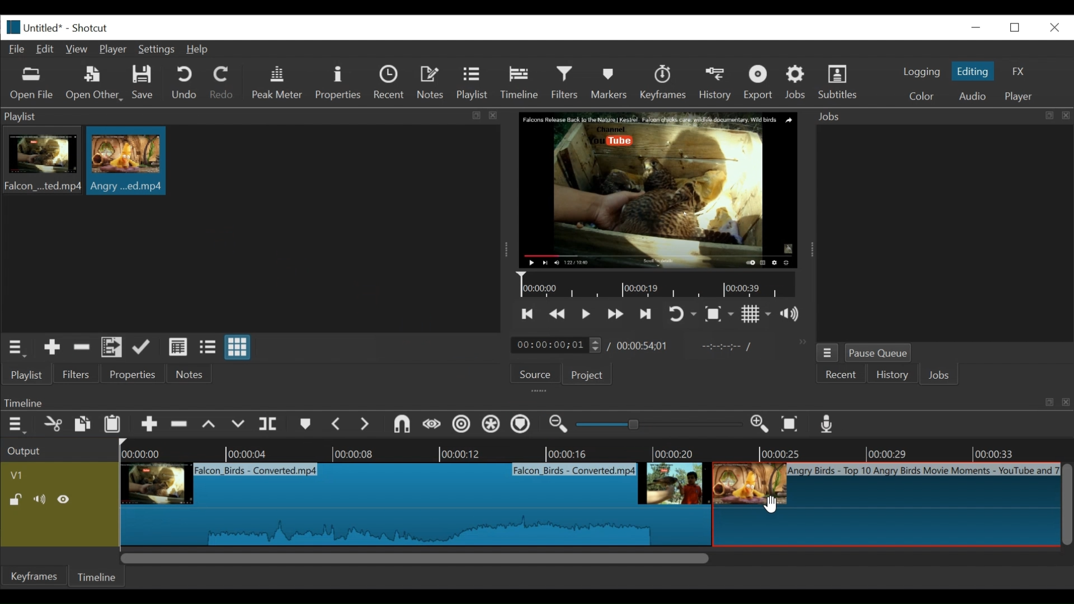 Image resolution: width=1074 pixels, height=604 pixels. Describe the element at coordinates (557, 426) in the screenshot. I see `Zoom timeline in` at that location.